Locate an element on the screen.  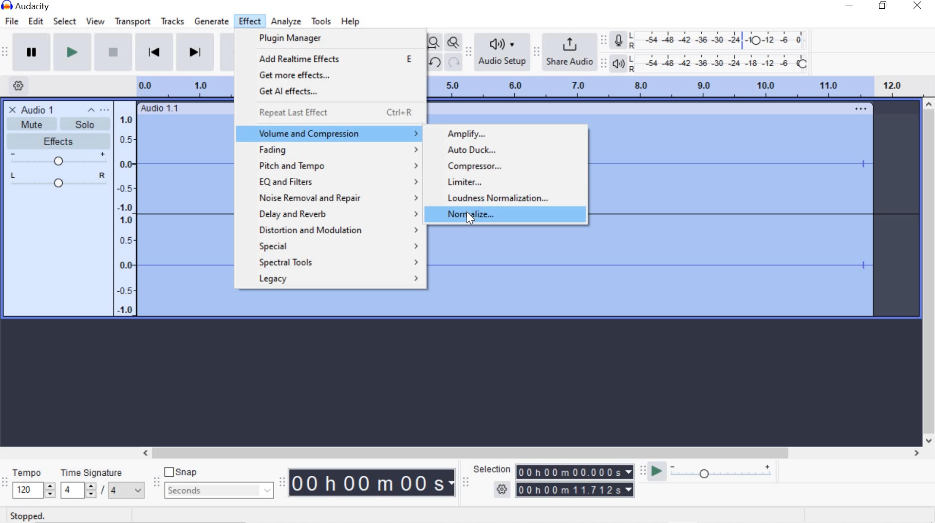
volume and compression is located at coordinates (336, 133).